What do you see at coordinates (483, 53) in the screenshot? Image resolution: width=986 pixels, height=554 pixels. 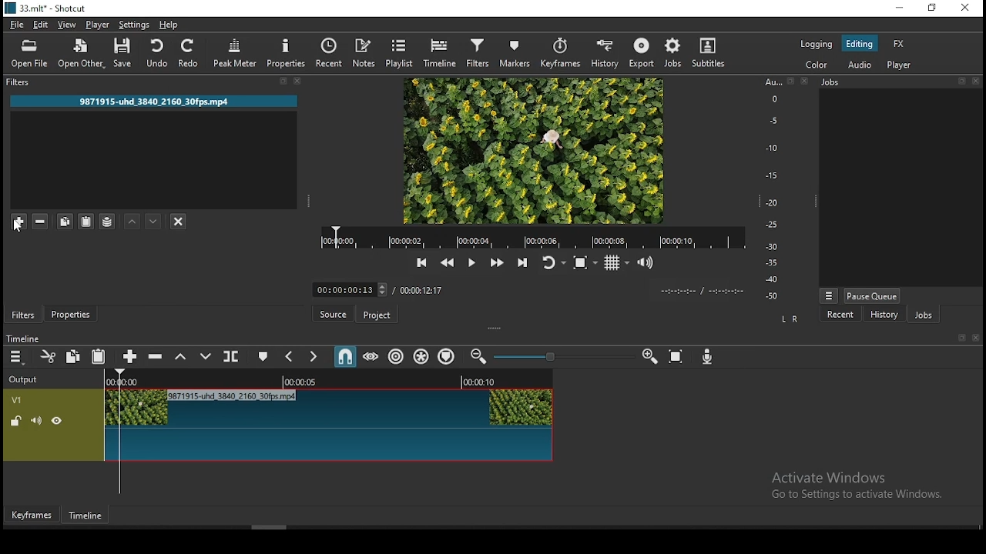 I see `filters` at bounding box center [483, 53].